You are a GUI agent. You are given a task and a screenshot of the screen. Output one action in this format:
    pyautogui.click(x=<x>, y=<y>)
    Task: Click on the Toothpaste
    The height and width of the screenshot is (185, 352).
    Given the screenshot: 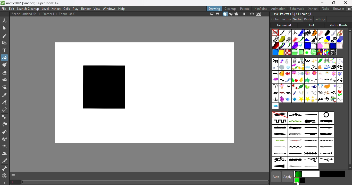 What is the action you would take?
    pyautogui.click(x=295, y=46)
    